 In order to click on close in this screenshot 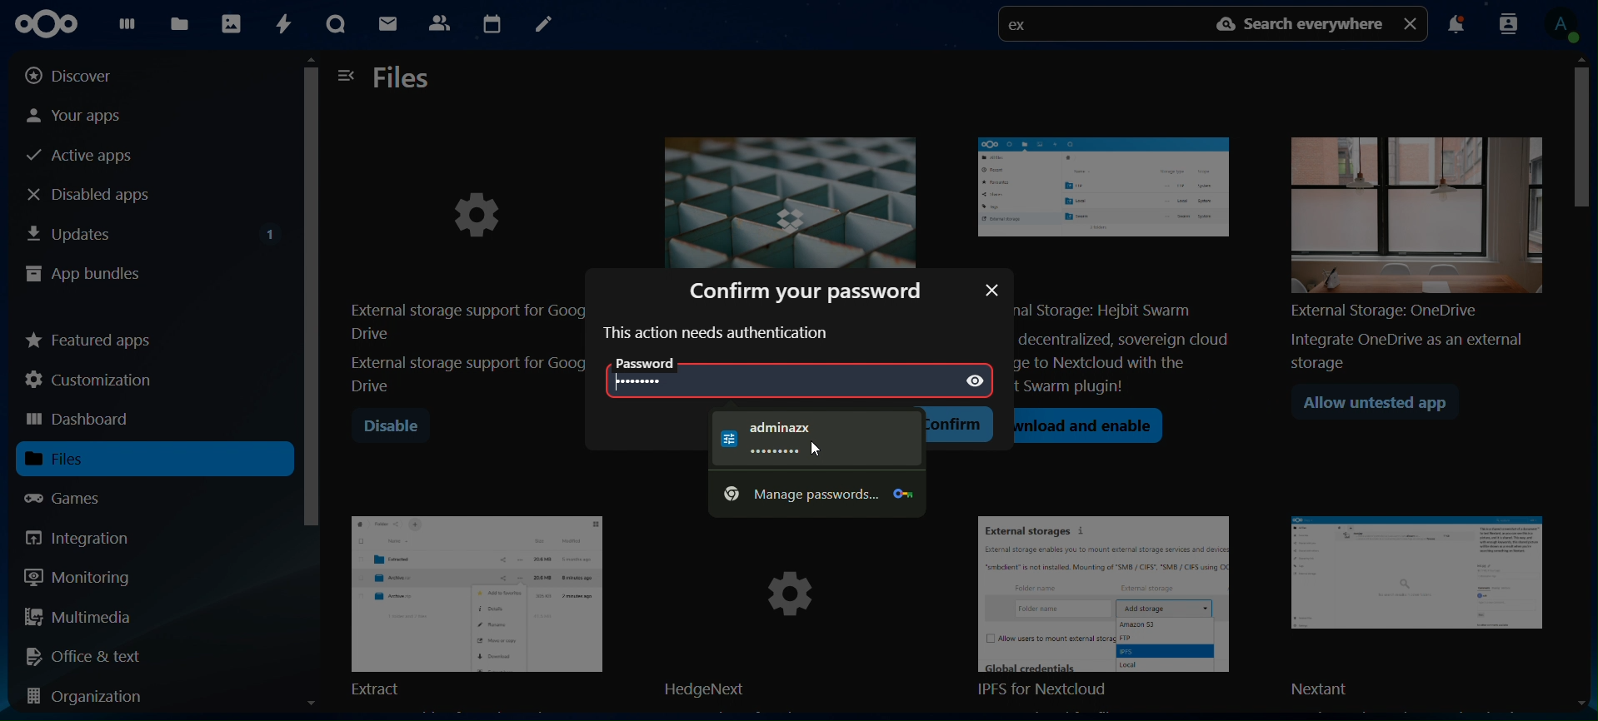, I will do `click(993, 290)`.